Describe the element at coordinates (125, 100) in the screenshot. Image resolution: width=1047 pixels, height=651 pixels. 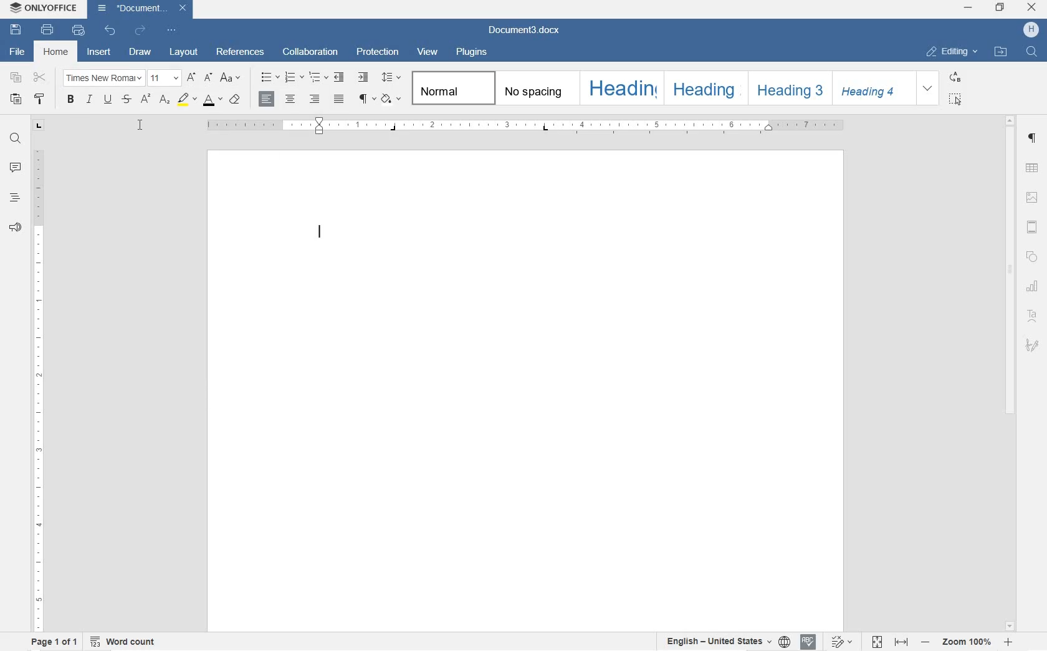
I see `STRIKETHROUGH` at that location.